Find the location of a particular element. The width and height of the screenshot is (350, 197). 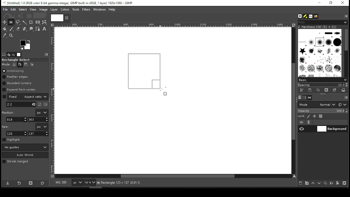

merge layer is located at coordinates (331, 183).